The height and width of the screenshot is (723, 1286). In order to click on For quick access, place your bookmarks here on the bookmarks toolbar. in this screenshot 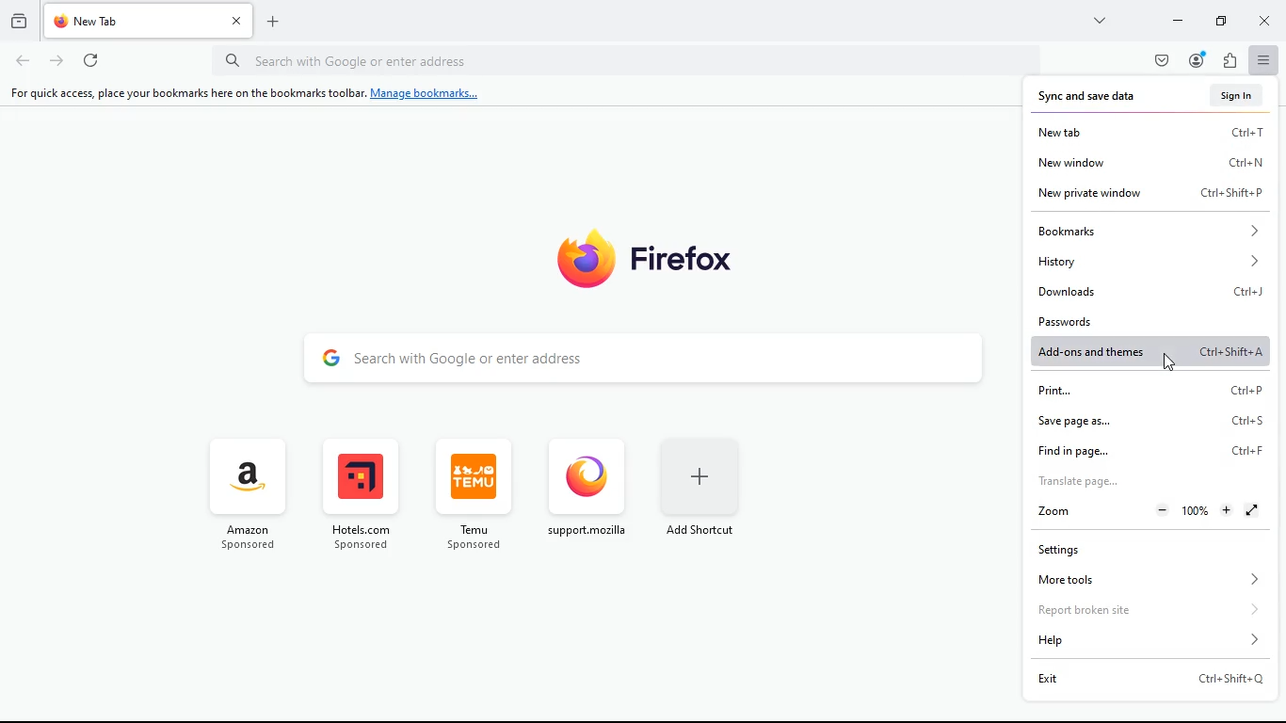, I will do `click(185, 93)`.